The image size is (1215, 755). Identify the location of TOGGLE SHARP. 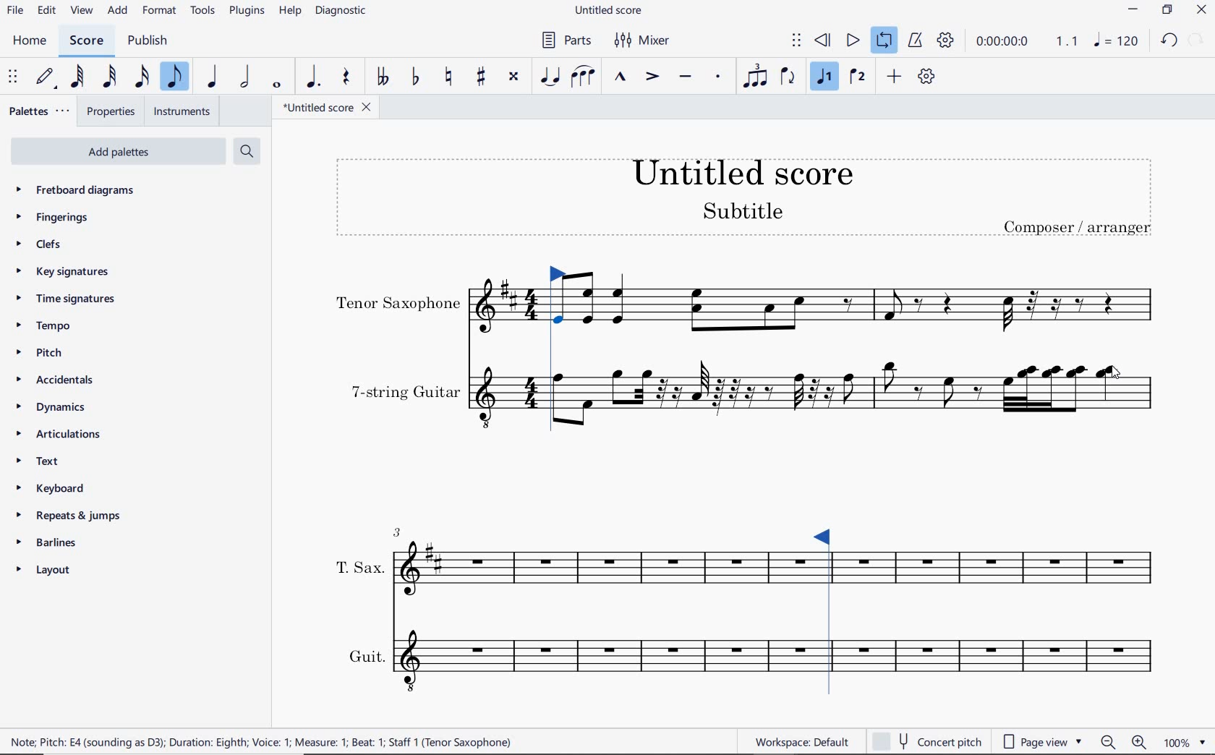
(482, 76).